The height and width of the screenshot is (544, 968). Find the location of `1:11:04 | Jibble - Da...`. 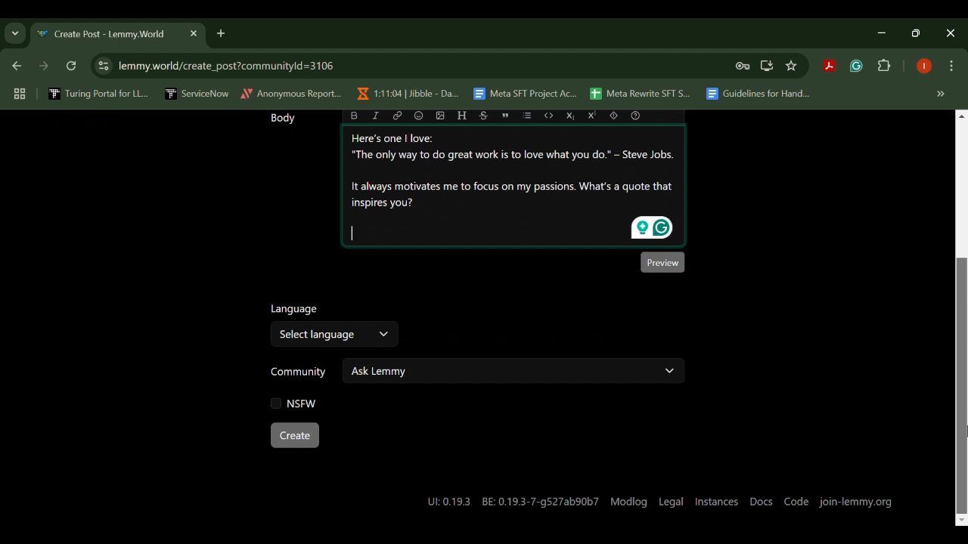

1:11:04 | Jibble - Da... is located at coordinates (407, 94).